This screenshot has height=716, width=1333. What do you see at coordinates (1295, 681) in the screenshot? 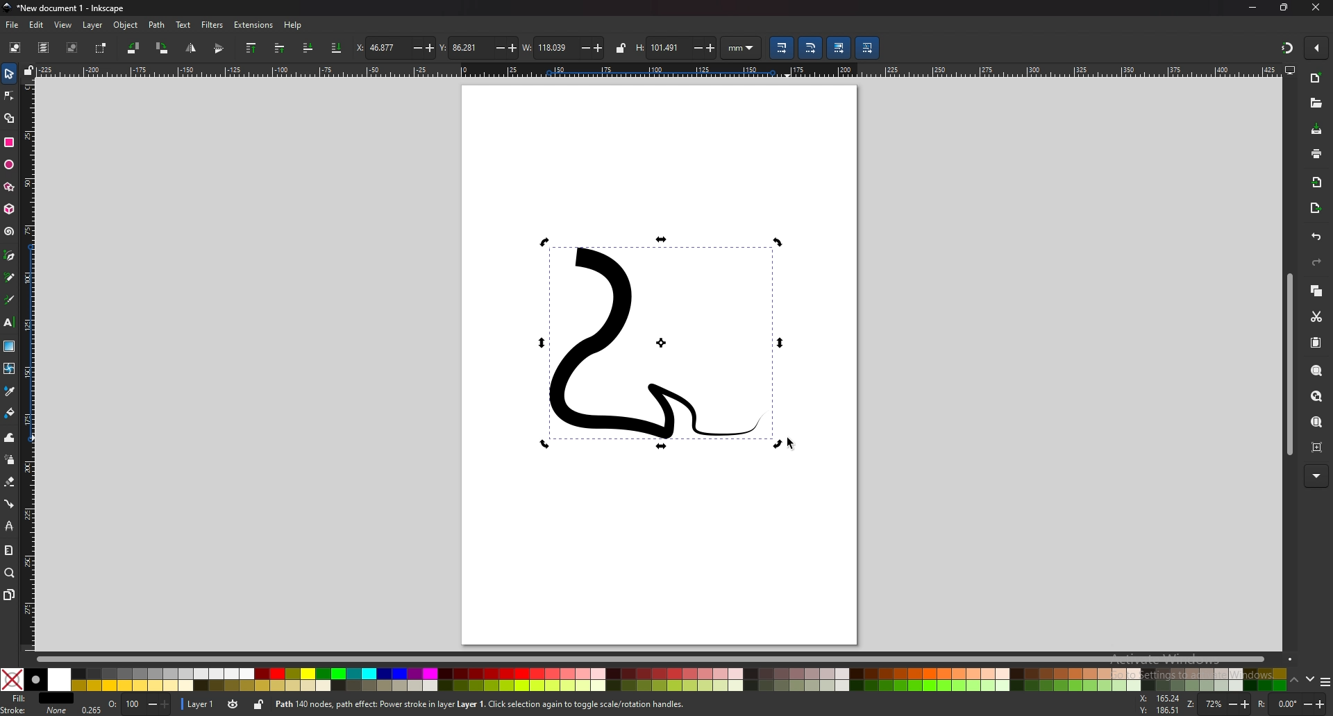
I see `up` at bounding box center [1295, 681].